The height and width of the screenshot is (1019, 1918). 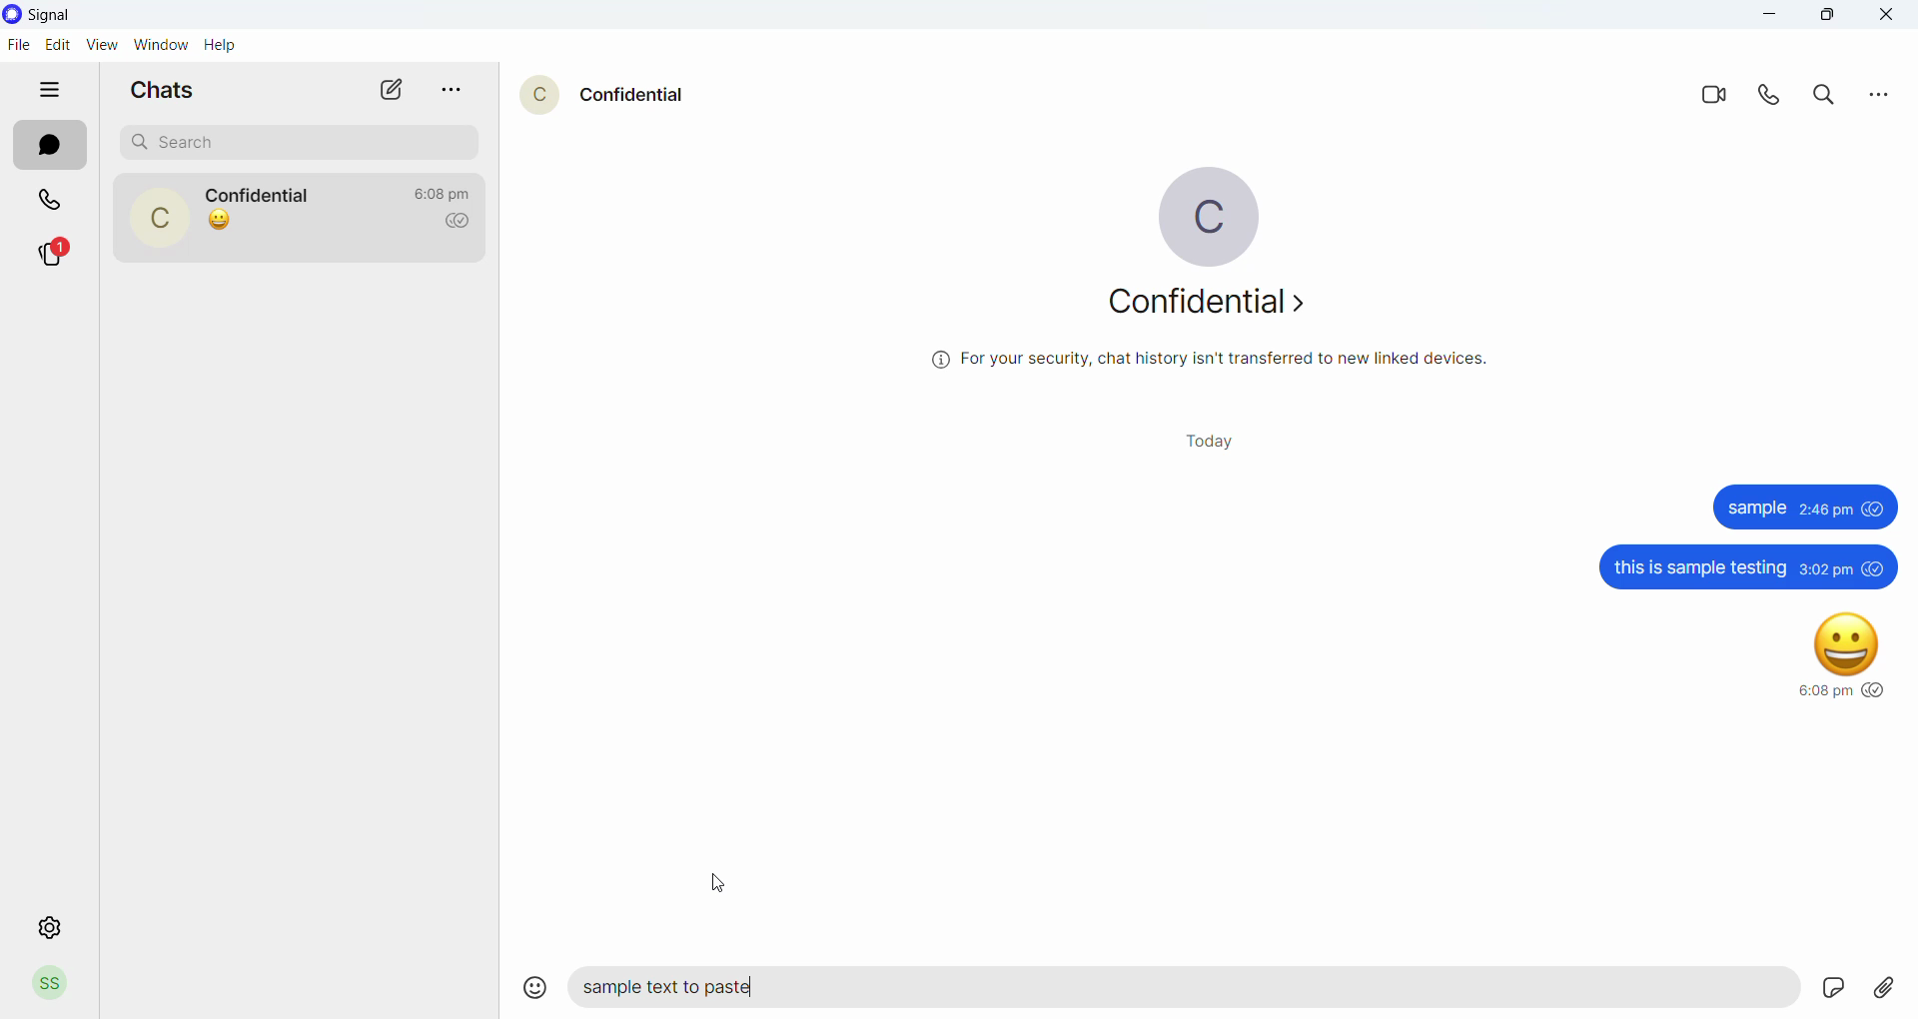 I want to click on happy emoji, so click(x=1830, y=656).